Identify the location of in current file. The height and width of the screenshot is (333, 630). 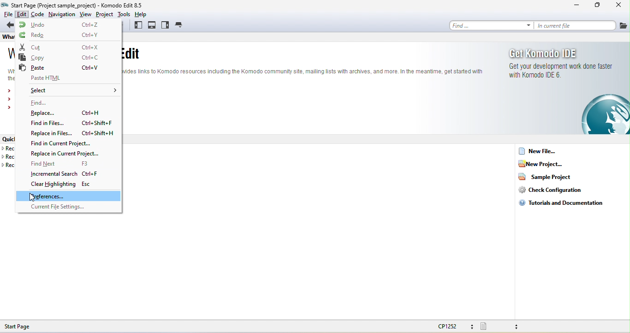
(577, 24).